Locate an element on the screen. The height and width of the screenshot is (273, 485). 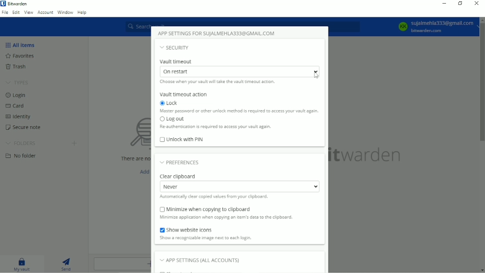
Clear clipboard is located at coordinates (179, 176).